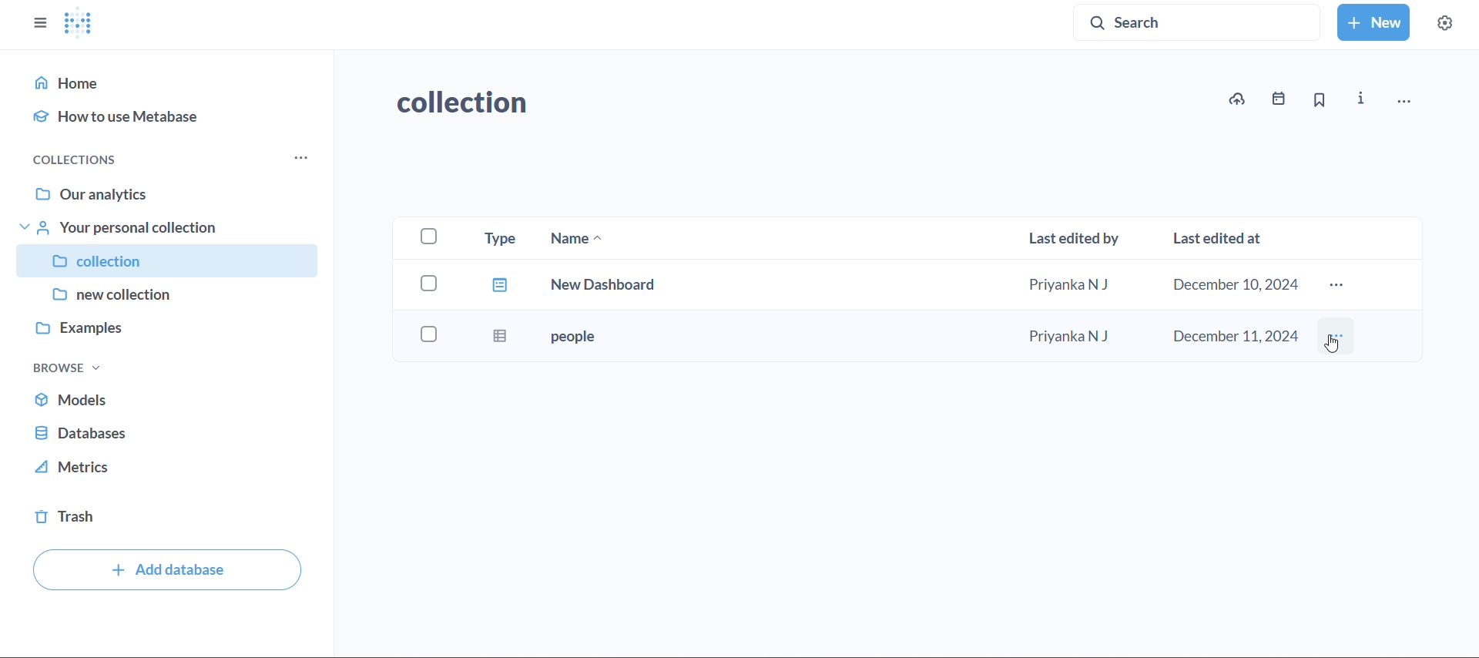 This screenshot has width=1479, height=658. I want to click on browse, so click(66, 368).